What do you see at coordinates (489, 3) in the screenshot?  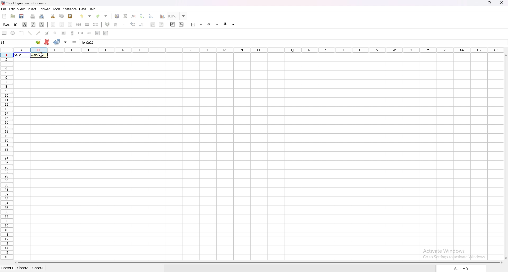 I see `resize` at bounding box center [489, 3].